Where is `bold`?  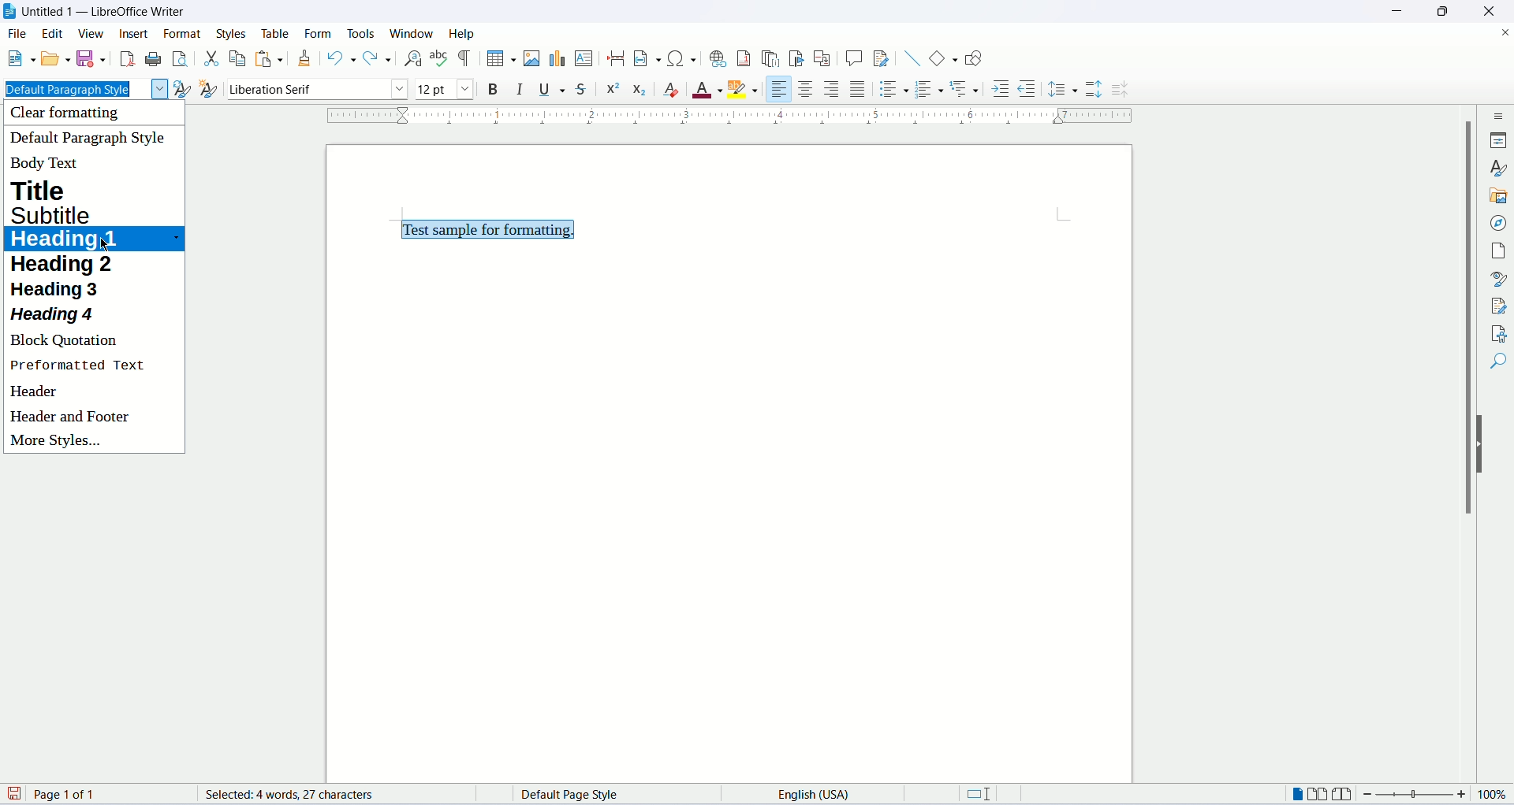 bold is located at coordinates (489, 88).